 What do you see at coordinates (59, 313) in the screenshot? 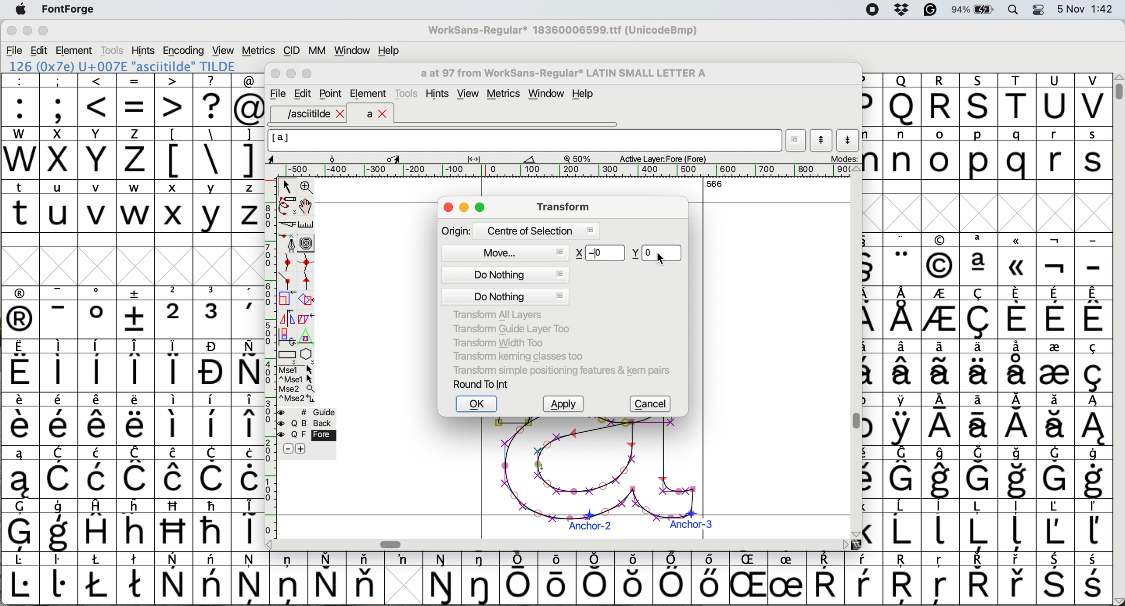
I see `symbol` at bounding box center [59, 313].